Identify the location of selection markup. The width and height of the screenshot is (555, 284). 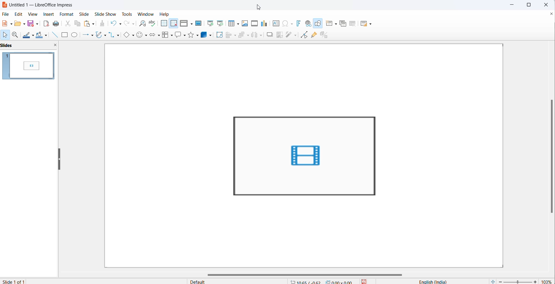
(231, 156).